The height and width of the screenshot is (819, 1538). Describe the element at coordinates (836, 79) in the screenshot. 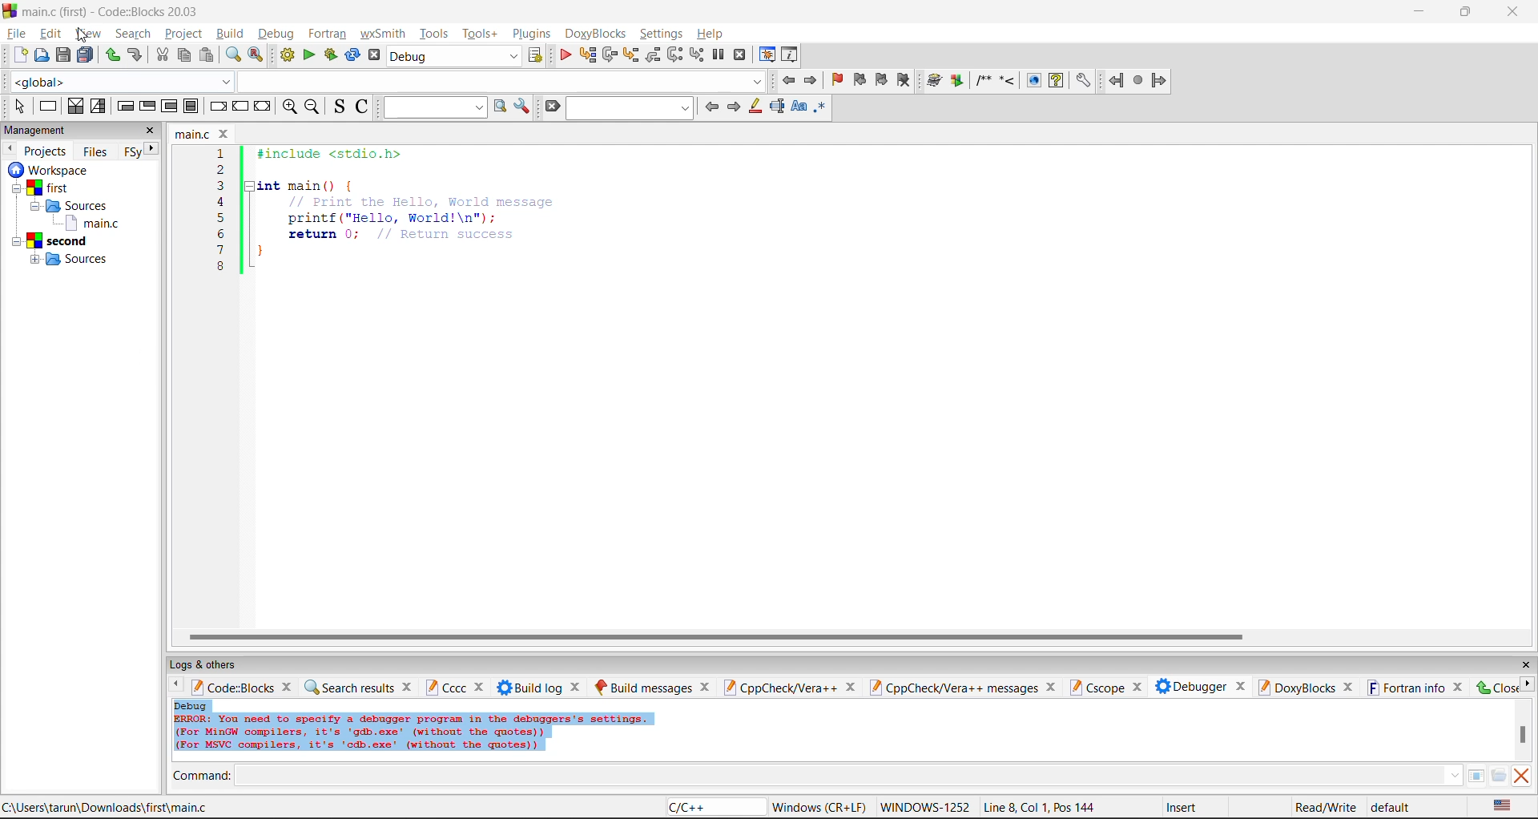

I see `toggle bookmarks` at that location.